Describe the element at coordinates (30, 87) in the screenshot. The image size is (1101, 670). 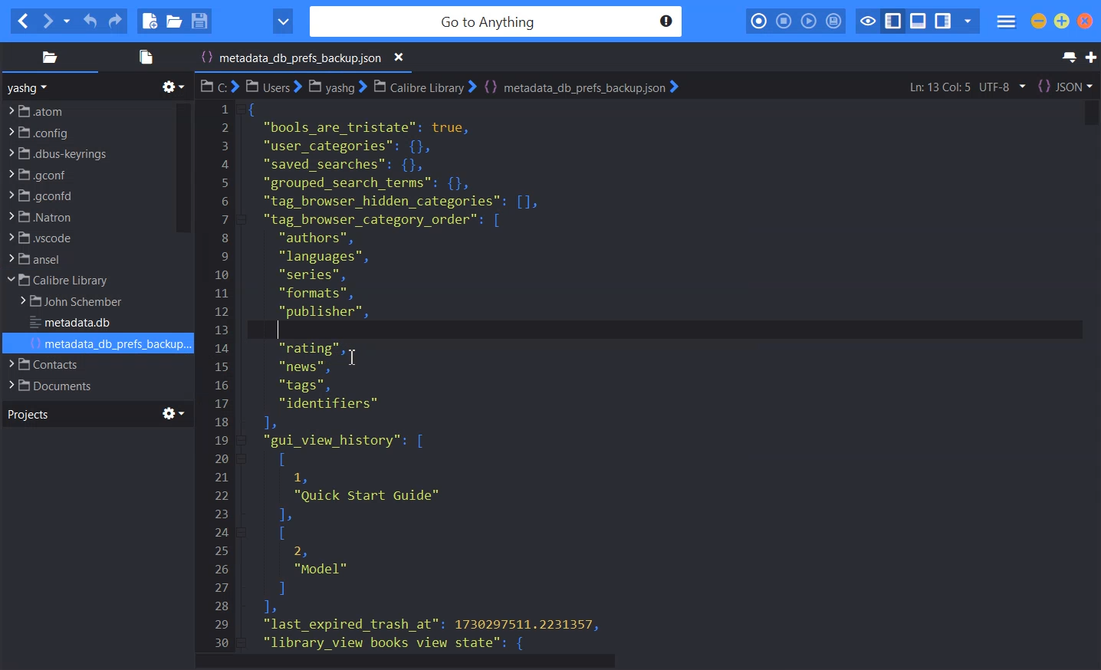
I see `yashg` at that location.